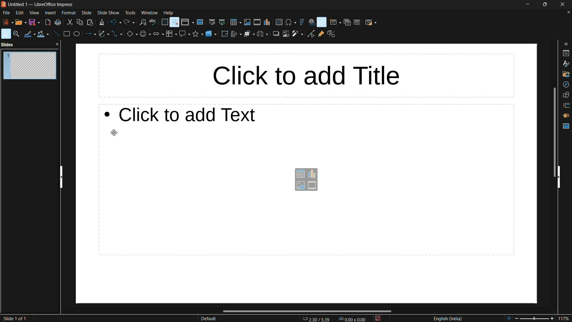 The image size is (572, 322). I want to click on block arrows, so click(158, 34).